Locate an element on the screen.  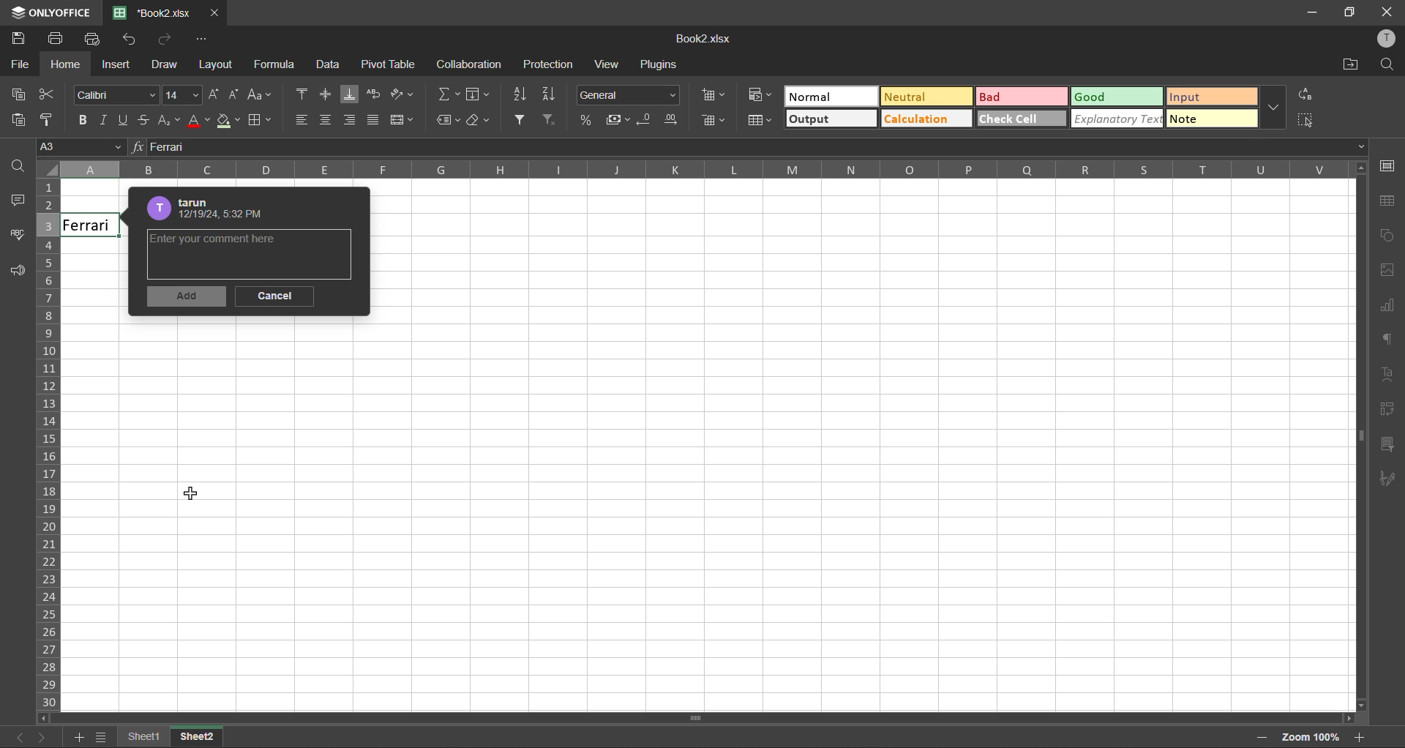
explanatory text is located at coordinates (1118, 120).